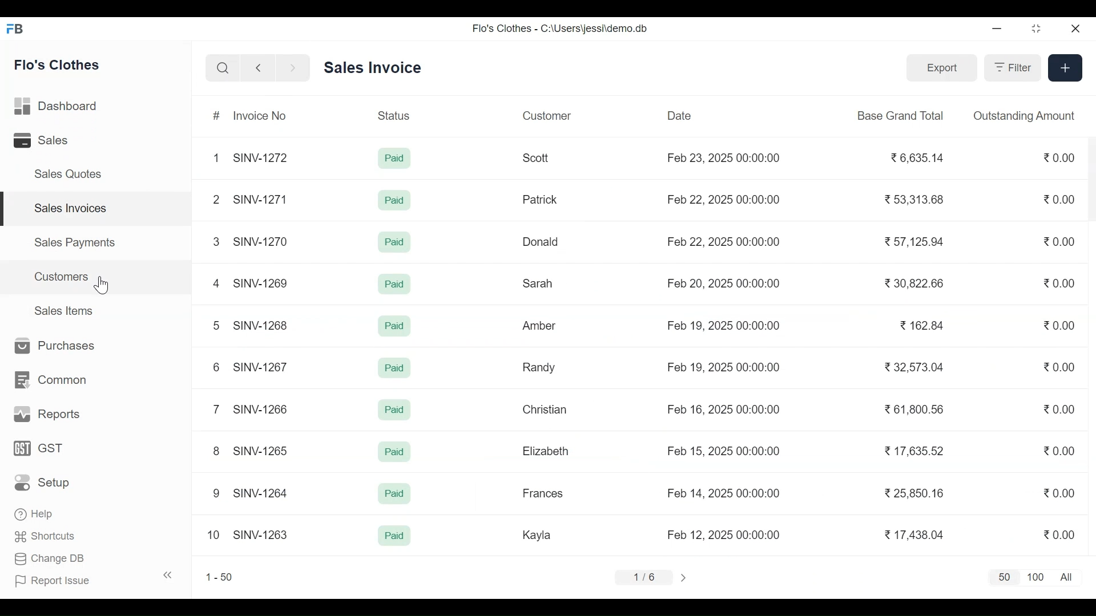 The image size is (1096, 616). Describe the element at coordinates (262, 367) in the screenshot. I see `SINV-1267` at that location.